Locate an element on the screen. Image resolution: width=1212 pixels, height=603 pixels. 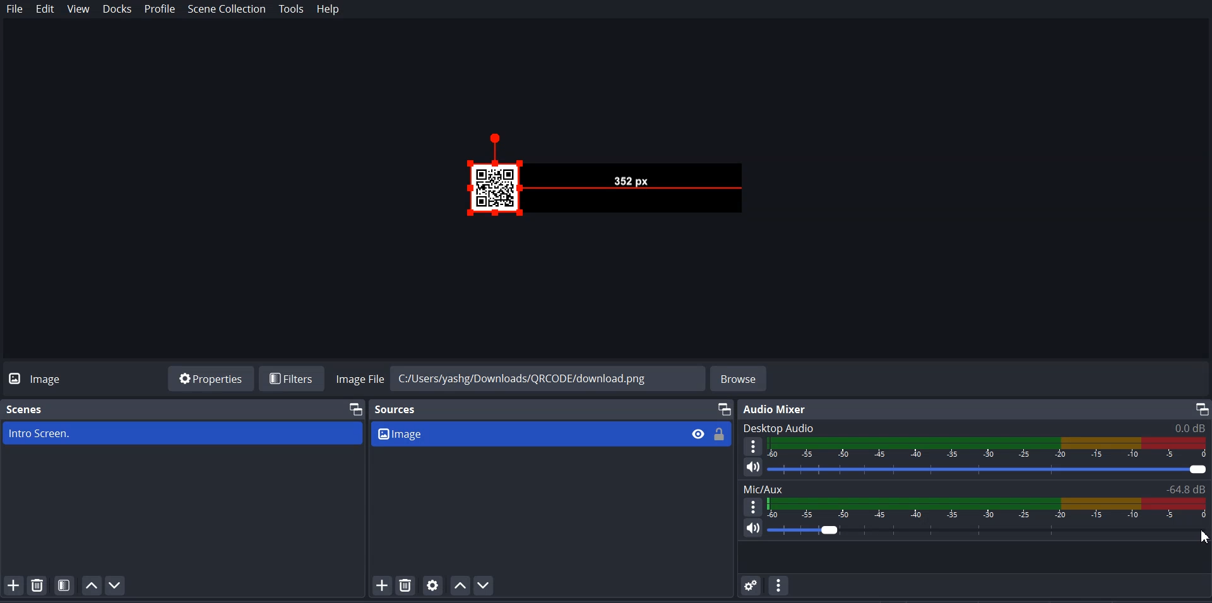
Add Scene is located at coordinates (13, 585).